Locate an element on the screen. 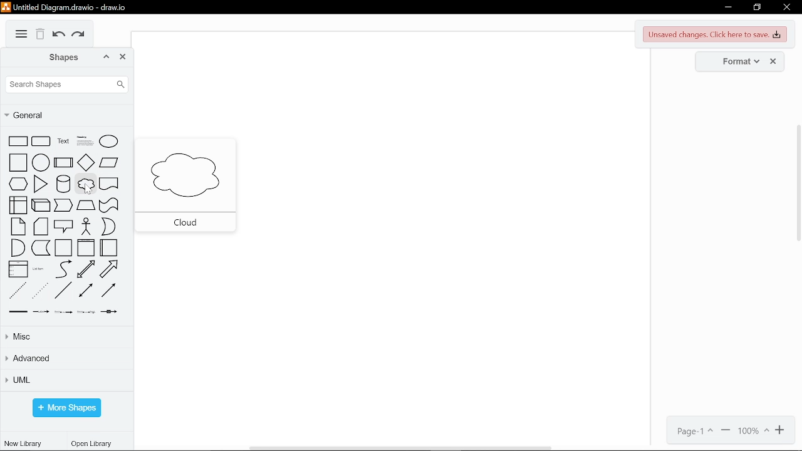  dotted line is located at coordinates (40, 291).